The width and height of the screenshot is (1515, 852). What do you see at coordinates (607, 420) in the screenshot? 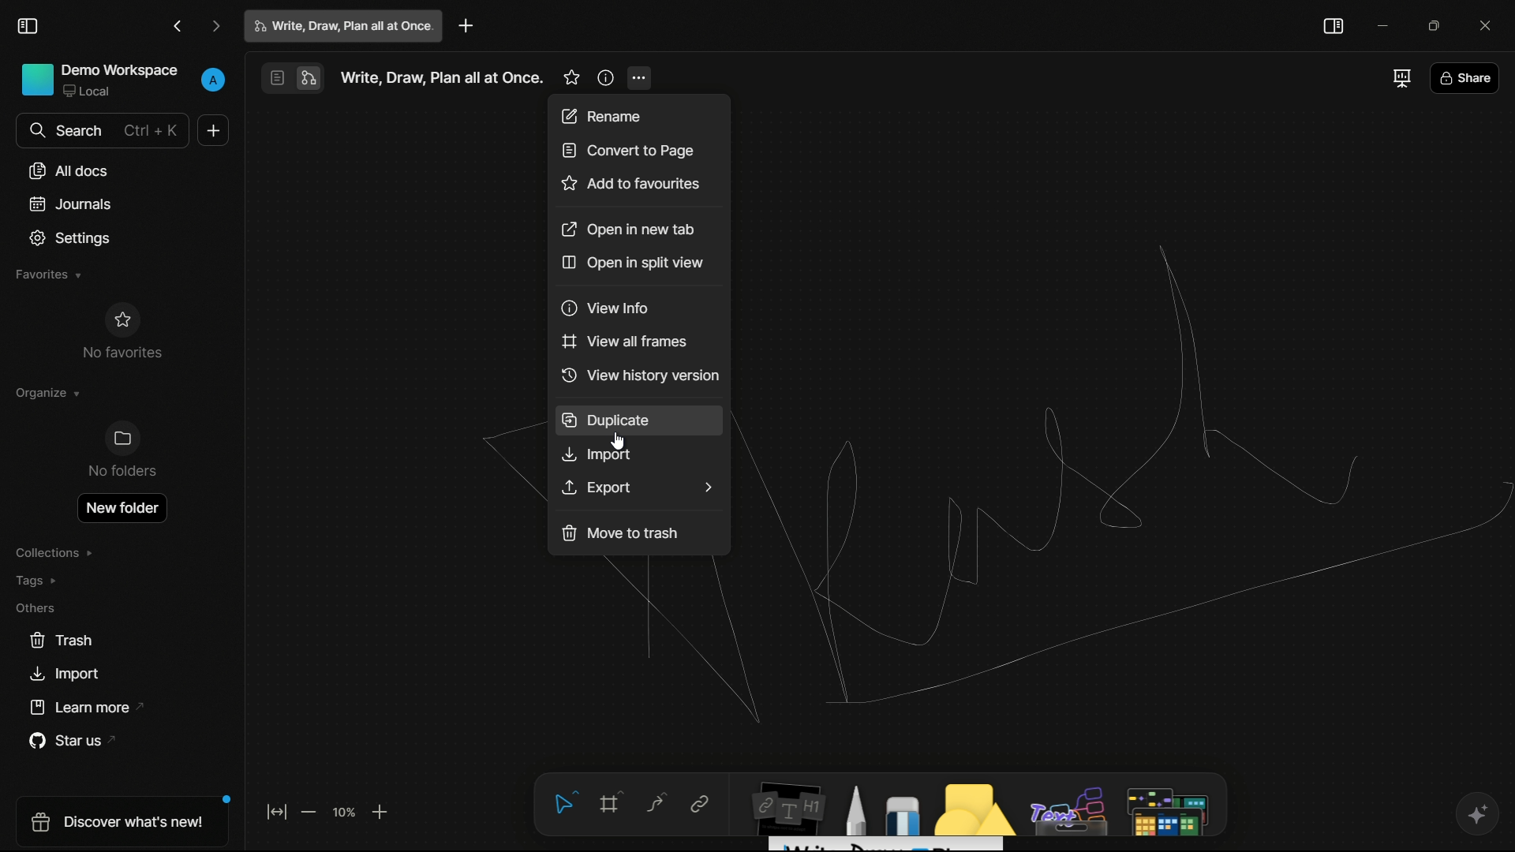
I see `duplicate` at bounding box center [607, 420].